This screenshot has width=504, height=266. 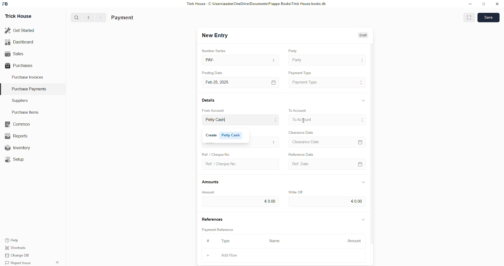 What do you see at coordinates (216, 36) in the screenshot?
I see `New Entry` at bounding box center [216, 36].